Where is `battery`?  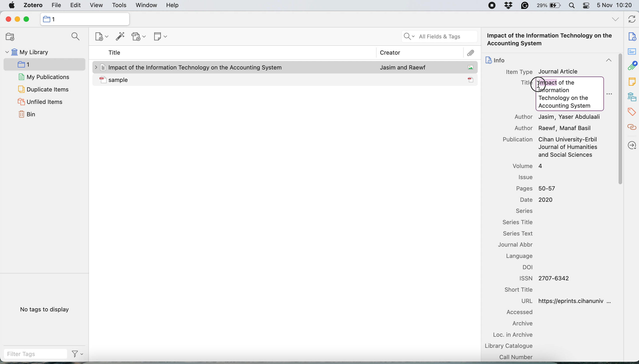
battery is located at coordinates (550, 6).